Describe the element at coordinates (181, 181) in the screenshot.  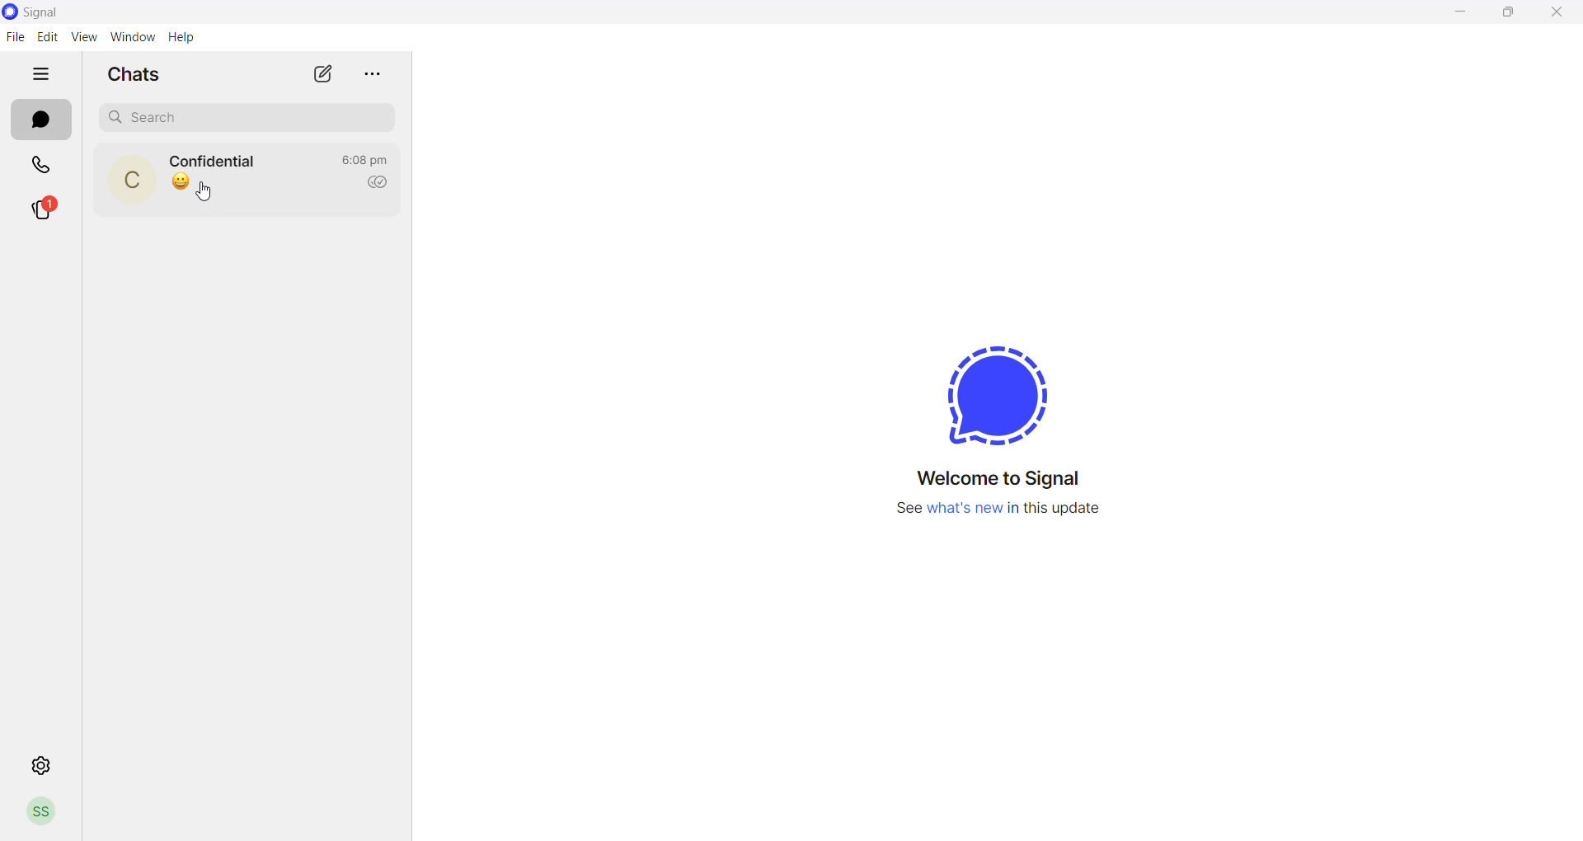
I see `last message` at that location.